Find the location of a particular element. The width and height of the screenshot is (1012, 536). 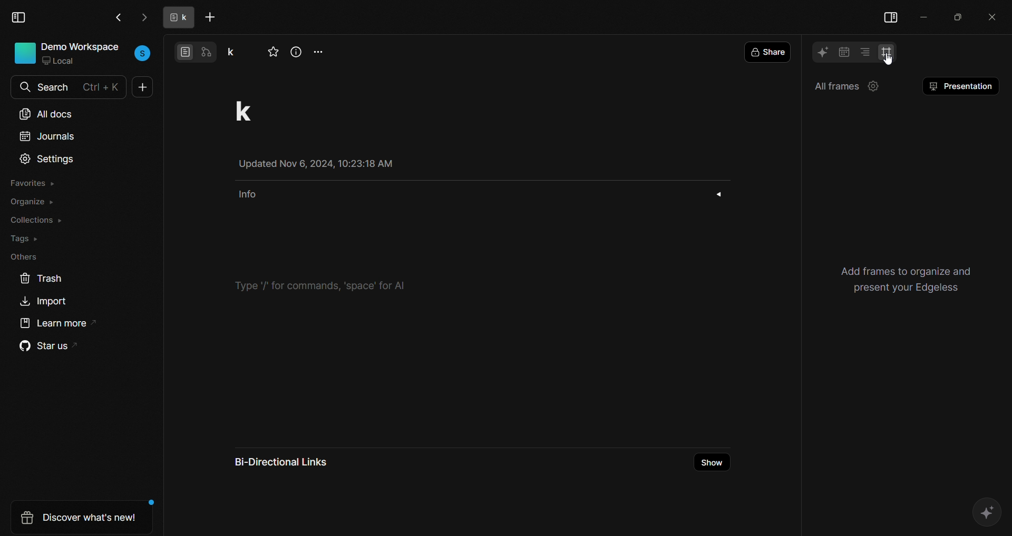

star us is located at coordinates (44, 348).